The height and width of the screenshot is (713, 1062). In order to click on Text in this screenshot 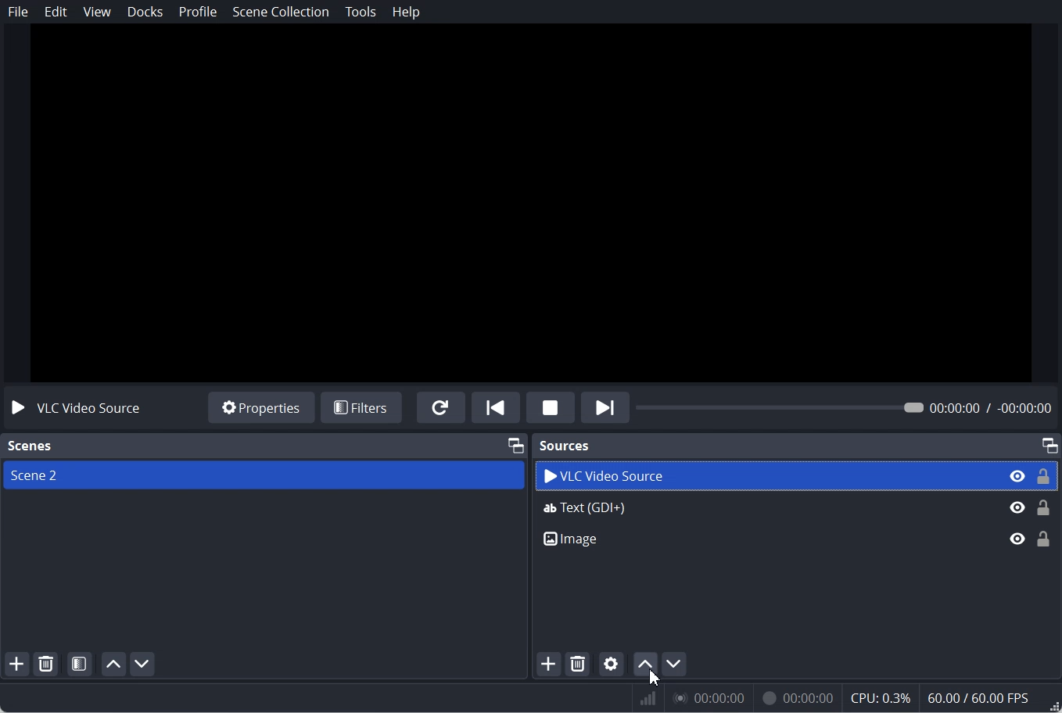, I will do `click(74, 409)`.